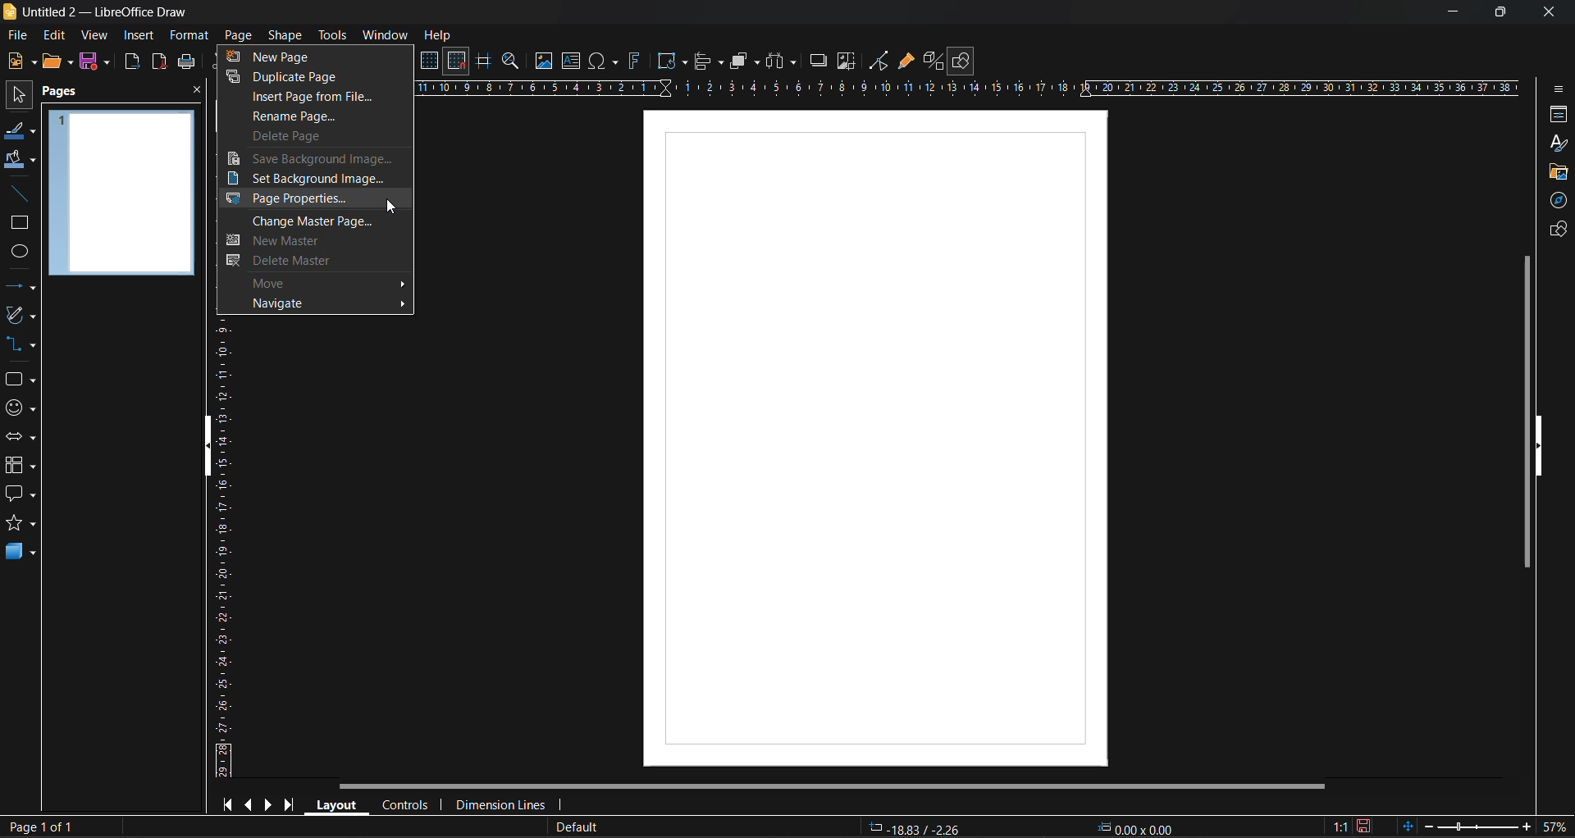 The image size is (1575, 838). Describe the element at coordinates (333, 303) in the screenshot. I see `navigate` at that location.